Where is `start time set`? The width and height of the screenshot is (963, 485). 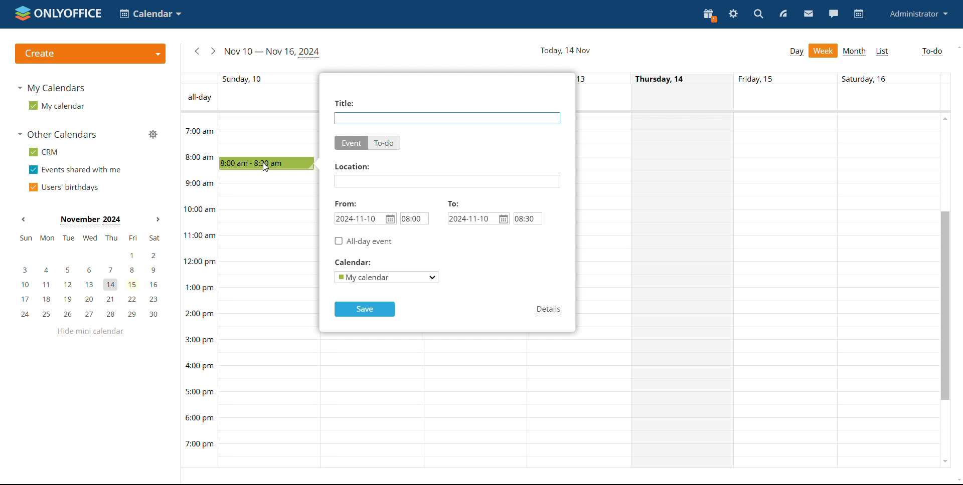
start time set is located at coordinates (414, 219).